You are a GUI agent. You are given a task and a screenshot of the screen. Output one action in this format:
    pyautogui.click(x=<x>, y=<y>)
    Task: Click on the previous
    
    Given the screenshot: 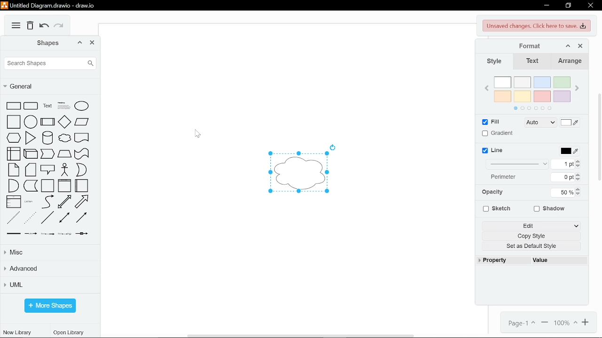 What is the action you would take?
    pyautogui.click(x=486, y=89)
    